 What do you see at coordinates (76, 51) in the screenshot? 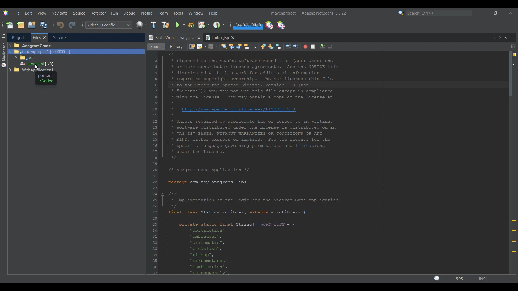
I see `Selected file highlighted` at bounding box center [76, 51].